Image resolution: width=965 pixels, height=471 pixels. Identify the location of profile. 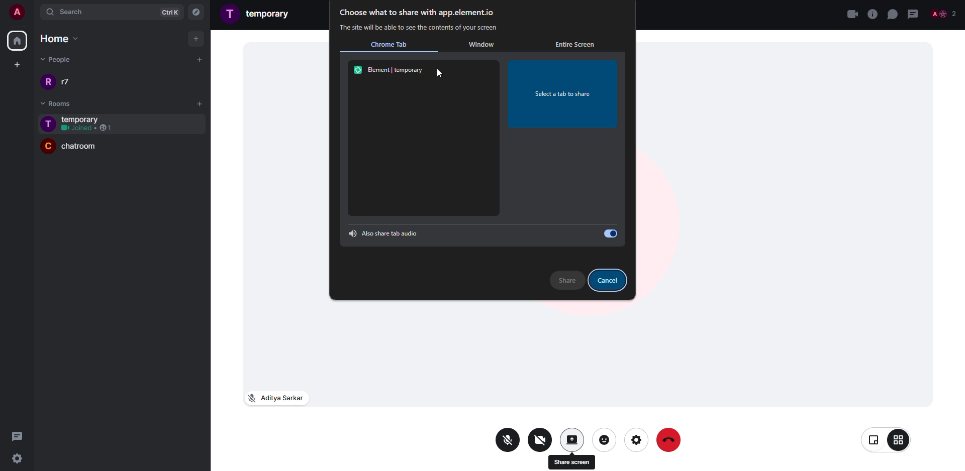
(48, 124).